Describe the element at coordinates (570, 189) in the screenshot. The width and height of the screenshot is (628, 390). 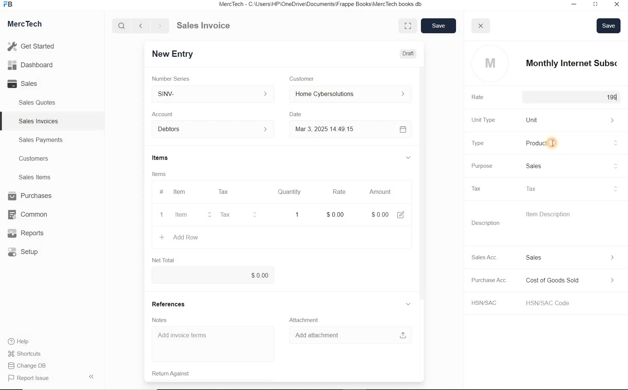
I see `Tax` at that location.